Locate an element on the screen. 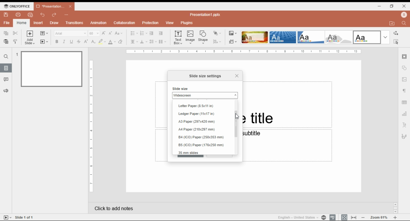 This screenshot has width=410, height=221. bullets is located at coordinates (134, 33).